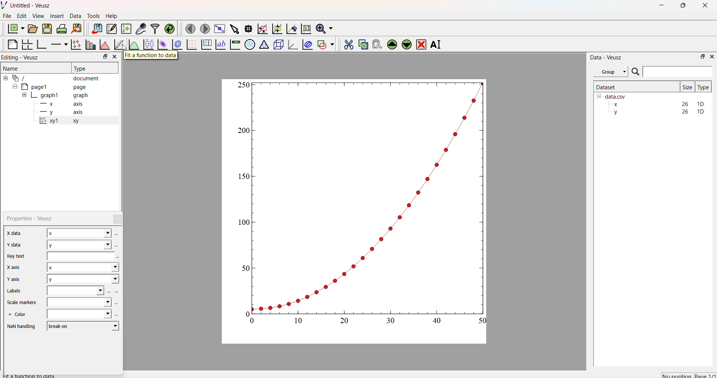 This screenshot has width=717, height=378. Describe the element at coordinates (169, 28) in the screenshot. I see `Reload linked dataset` at that location.